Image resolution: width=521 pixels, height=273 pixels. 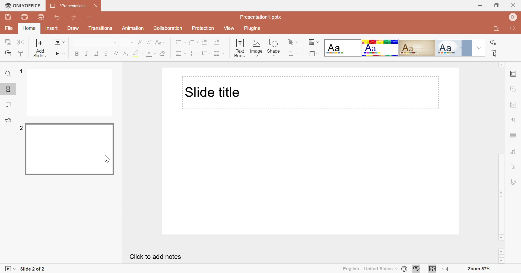 I want to click on Text Art settings, so click(x=514, y=166).